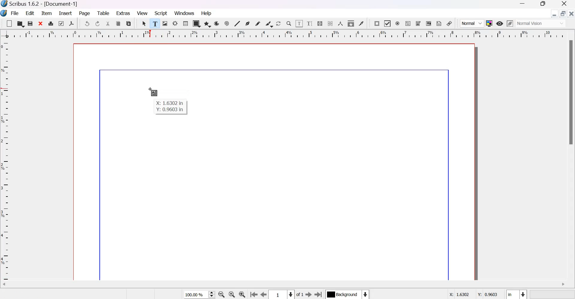  I want to click on line, so click(237, 23).